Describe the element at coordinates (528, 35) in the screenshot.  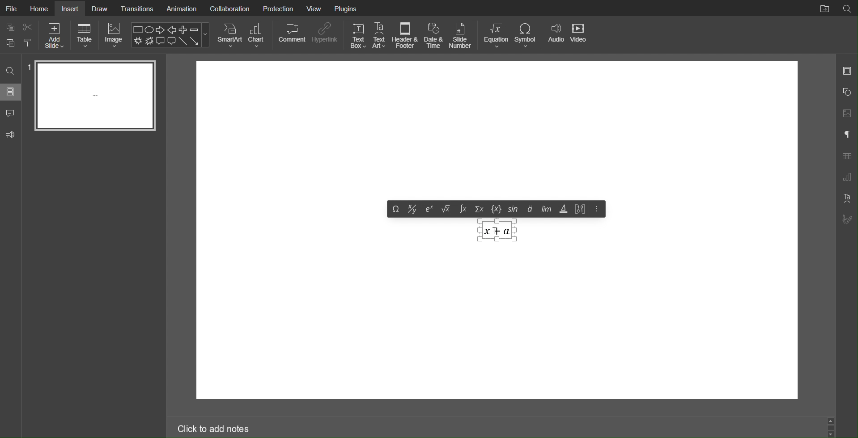
I see `Symbol` at that location.